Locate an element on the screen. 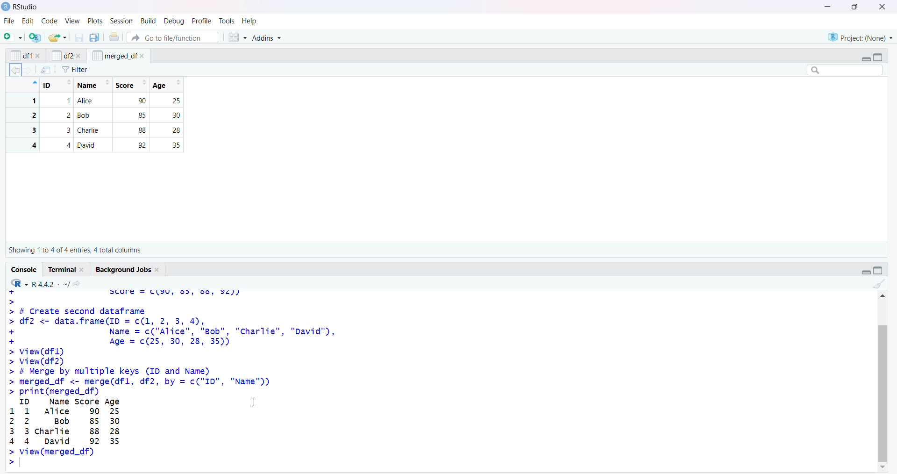 The image size is (897, 474). view is located at coordinates (73, 22).